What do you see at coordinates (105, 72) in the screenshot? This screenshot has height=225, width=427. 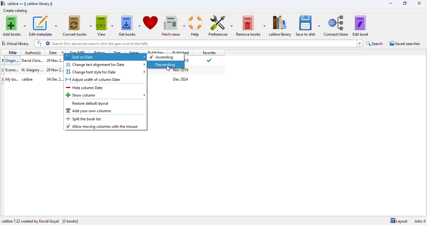 I see `change font style for date` at bounding box center [105, 72].